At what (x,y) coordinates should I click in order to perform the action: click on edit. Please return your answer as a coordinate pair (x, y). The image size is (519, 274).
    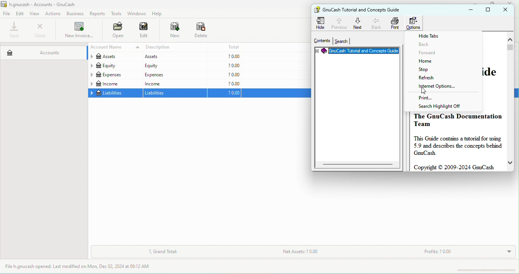
    Looking at the image, I should click on (144, 31).